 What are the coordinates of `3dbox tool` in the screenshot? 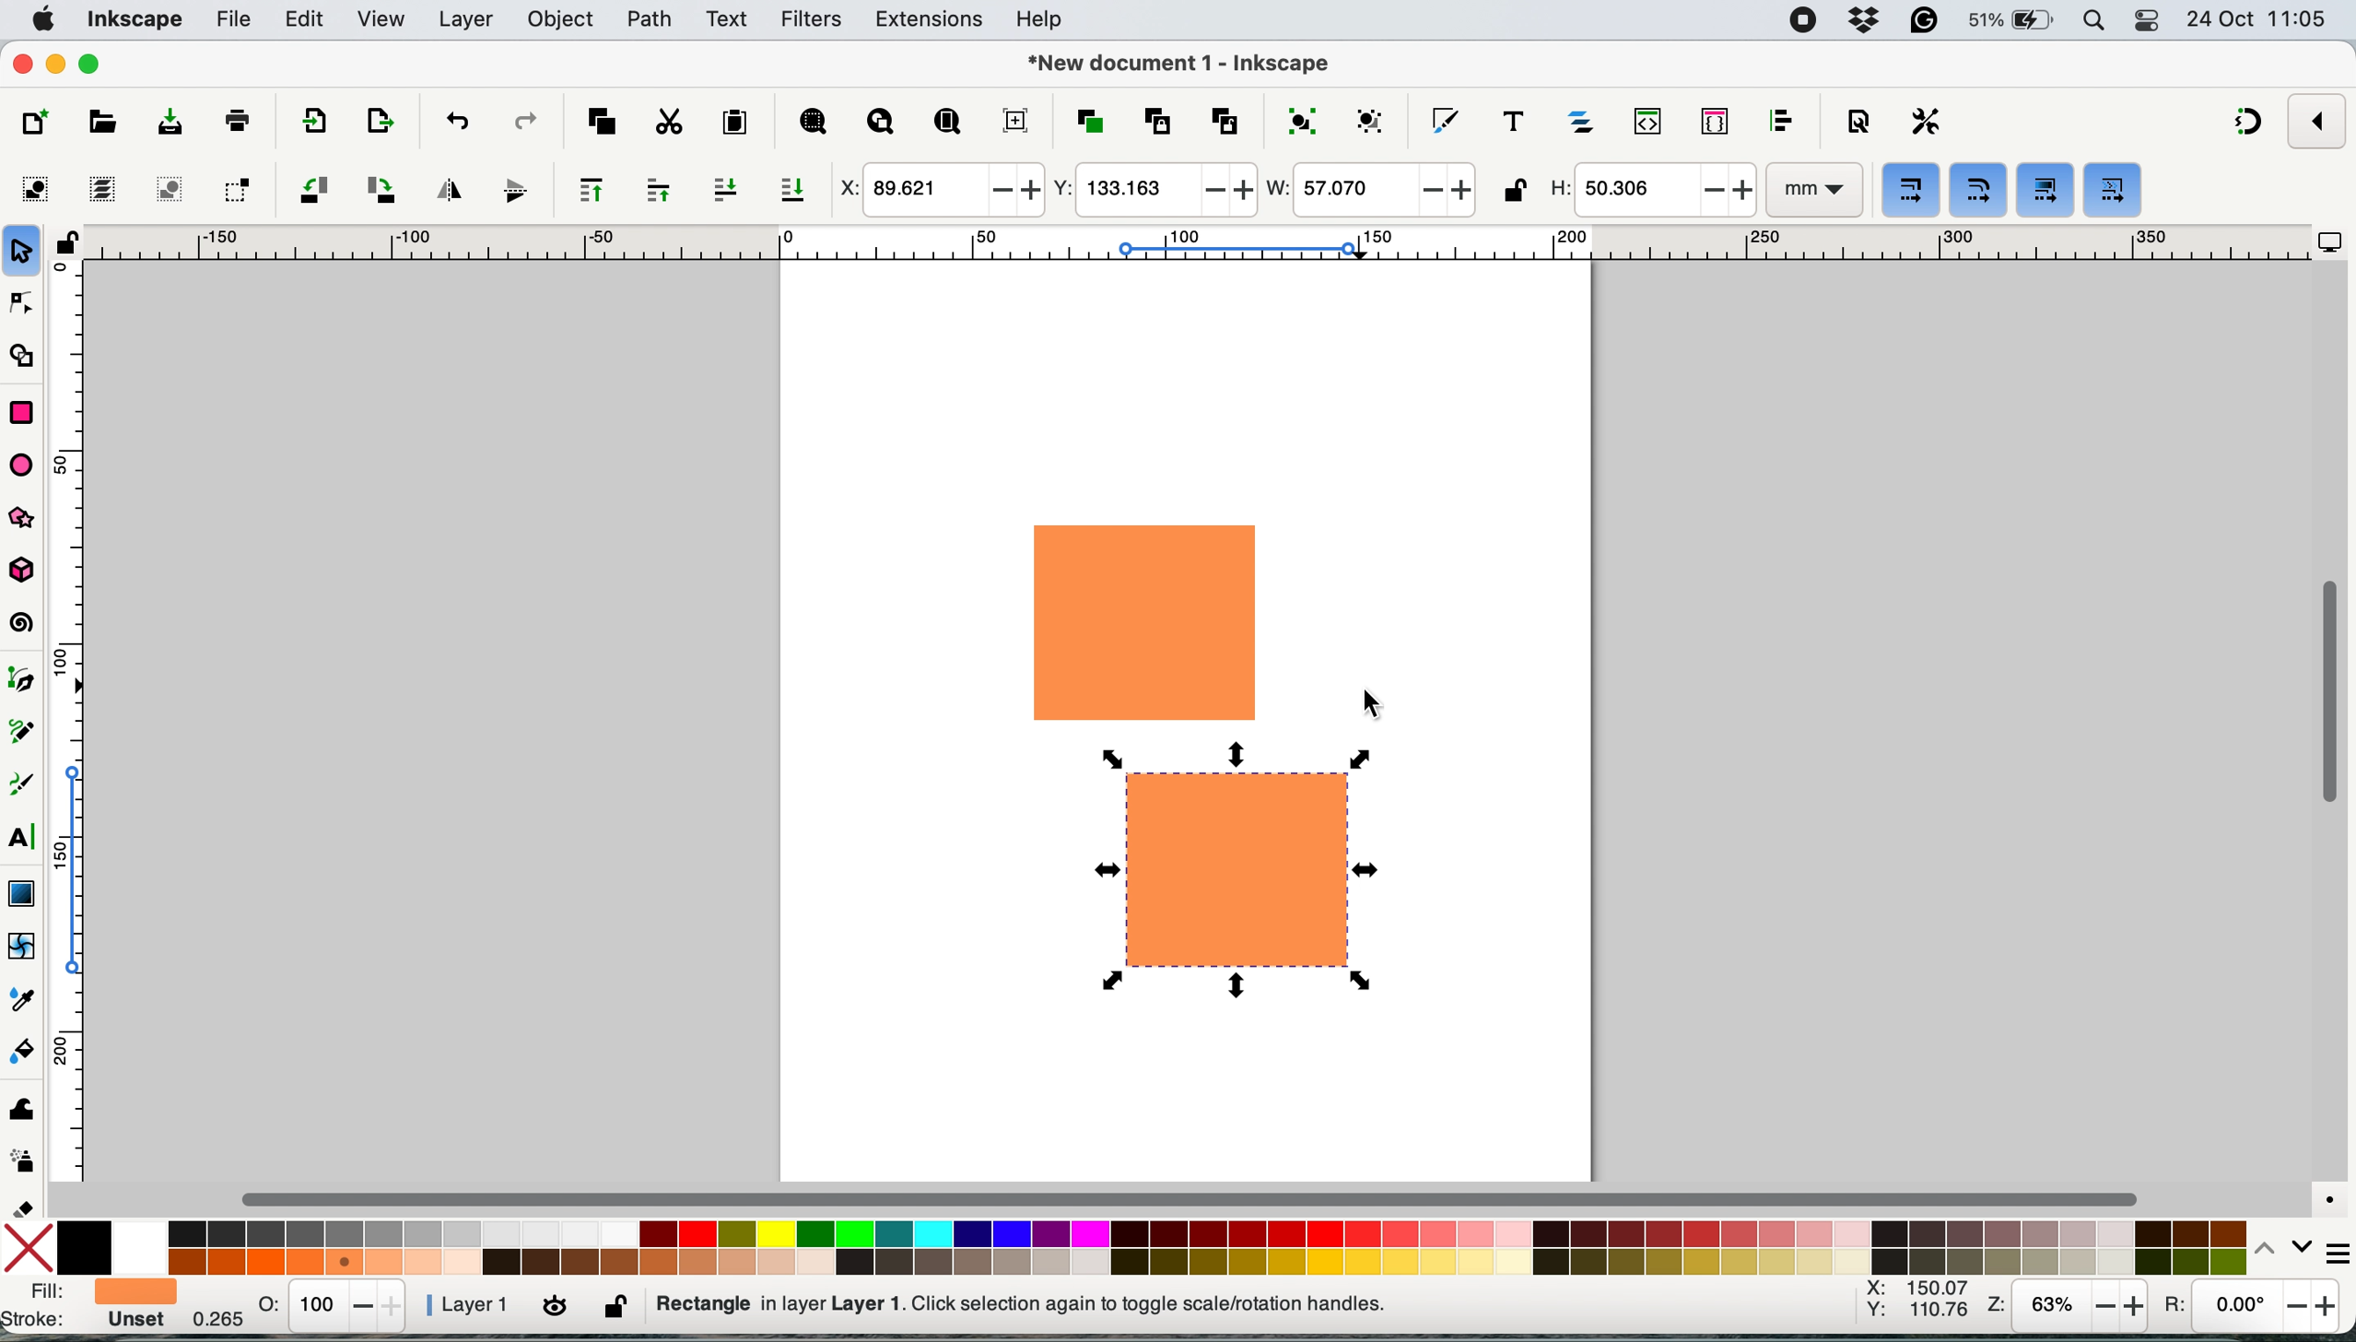 It's located at (30, 571).